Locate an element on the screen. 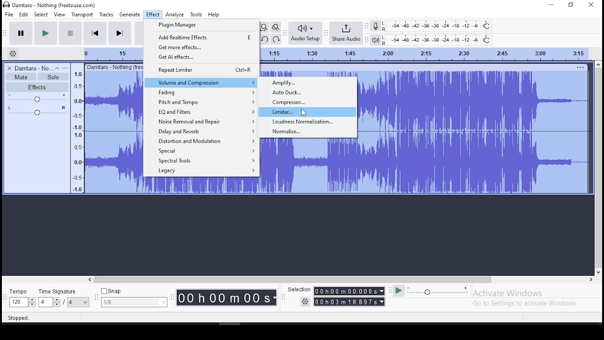 The image size is (604, 340). add realtime effects is located at coordinates (202, 37).